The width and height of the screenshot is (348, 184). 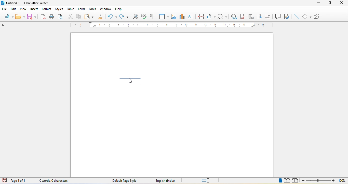 What do you see at coordinates (112, 16) in the screenshot?
I see `undo` at bounding box center [112, 16].